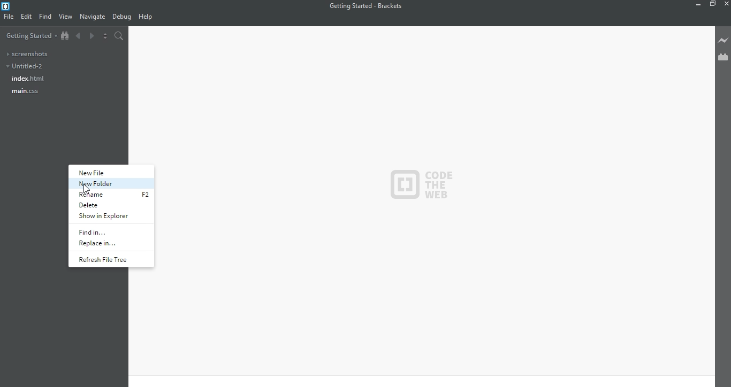  I want to click on forward, so click(92, 36).